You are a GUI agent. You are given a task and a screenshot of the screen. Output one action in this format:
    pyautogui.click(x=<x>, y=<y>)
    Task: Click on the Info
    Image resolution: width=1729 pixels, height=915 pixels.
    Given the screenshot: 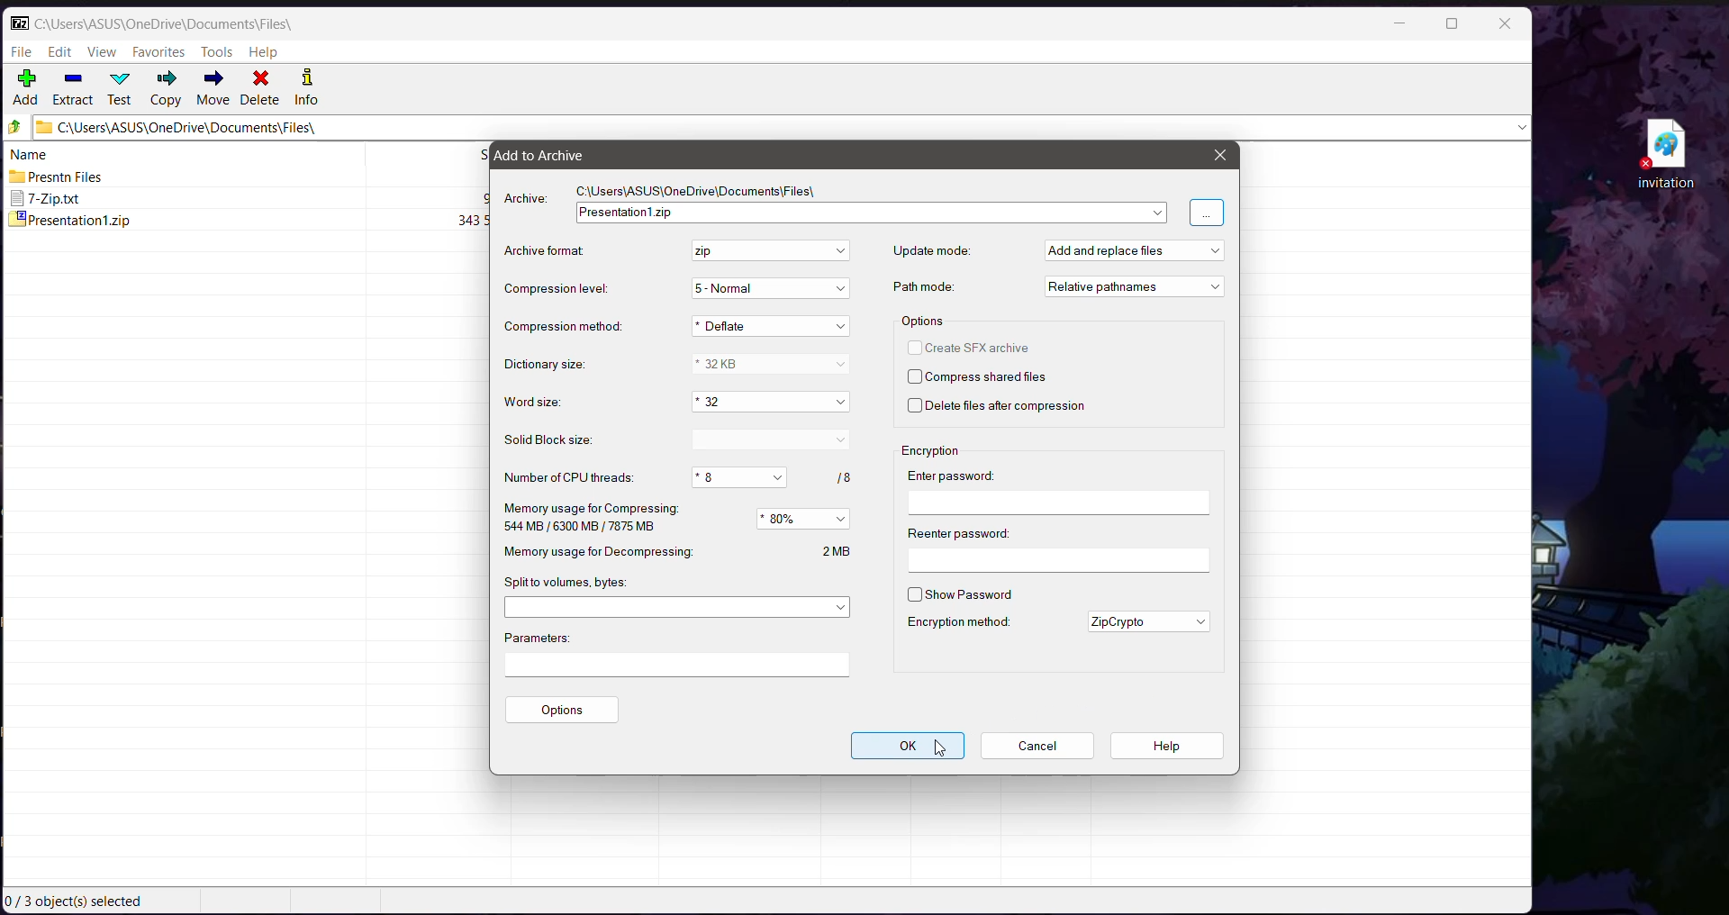 What is the action you would take?
    pyautogui.click(x=305, y=89)
    